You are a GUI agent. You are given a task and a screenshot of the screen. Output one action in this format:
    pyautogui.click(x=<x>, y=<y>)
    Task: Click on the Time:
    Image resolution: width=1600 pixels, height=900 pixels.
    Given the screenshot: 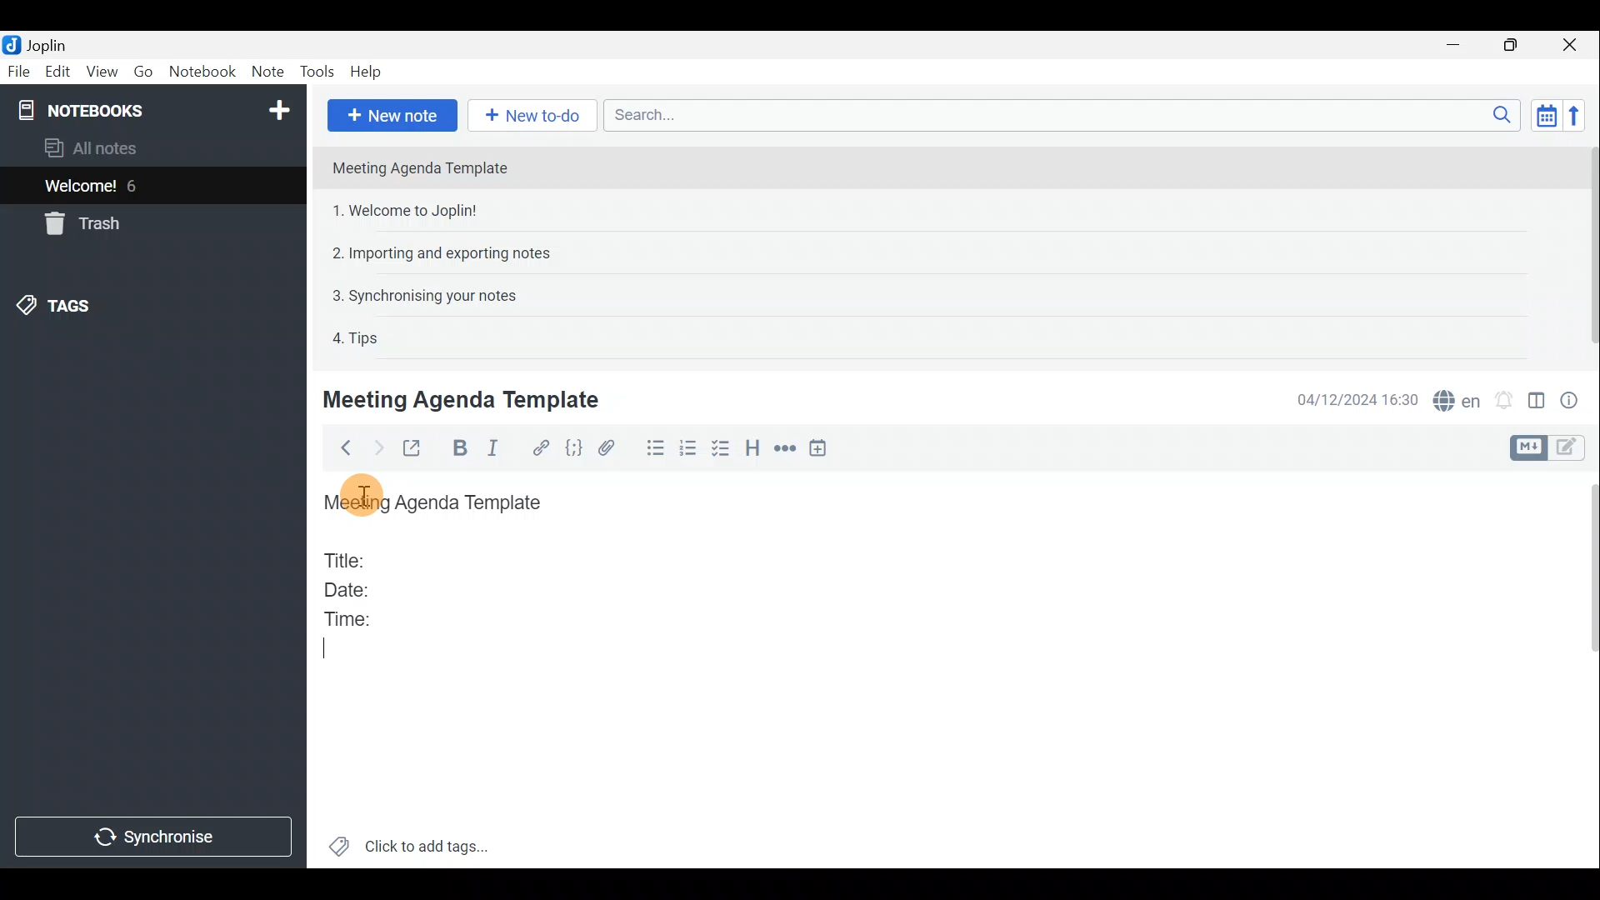 What is the action you would take?
    pyautogui.click(x=348, y=616)
    